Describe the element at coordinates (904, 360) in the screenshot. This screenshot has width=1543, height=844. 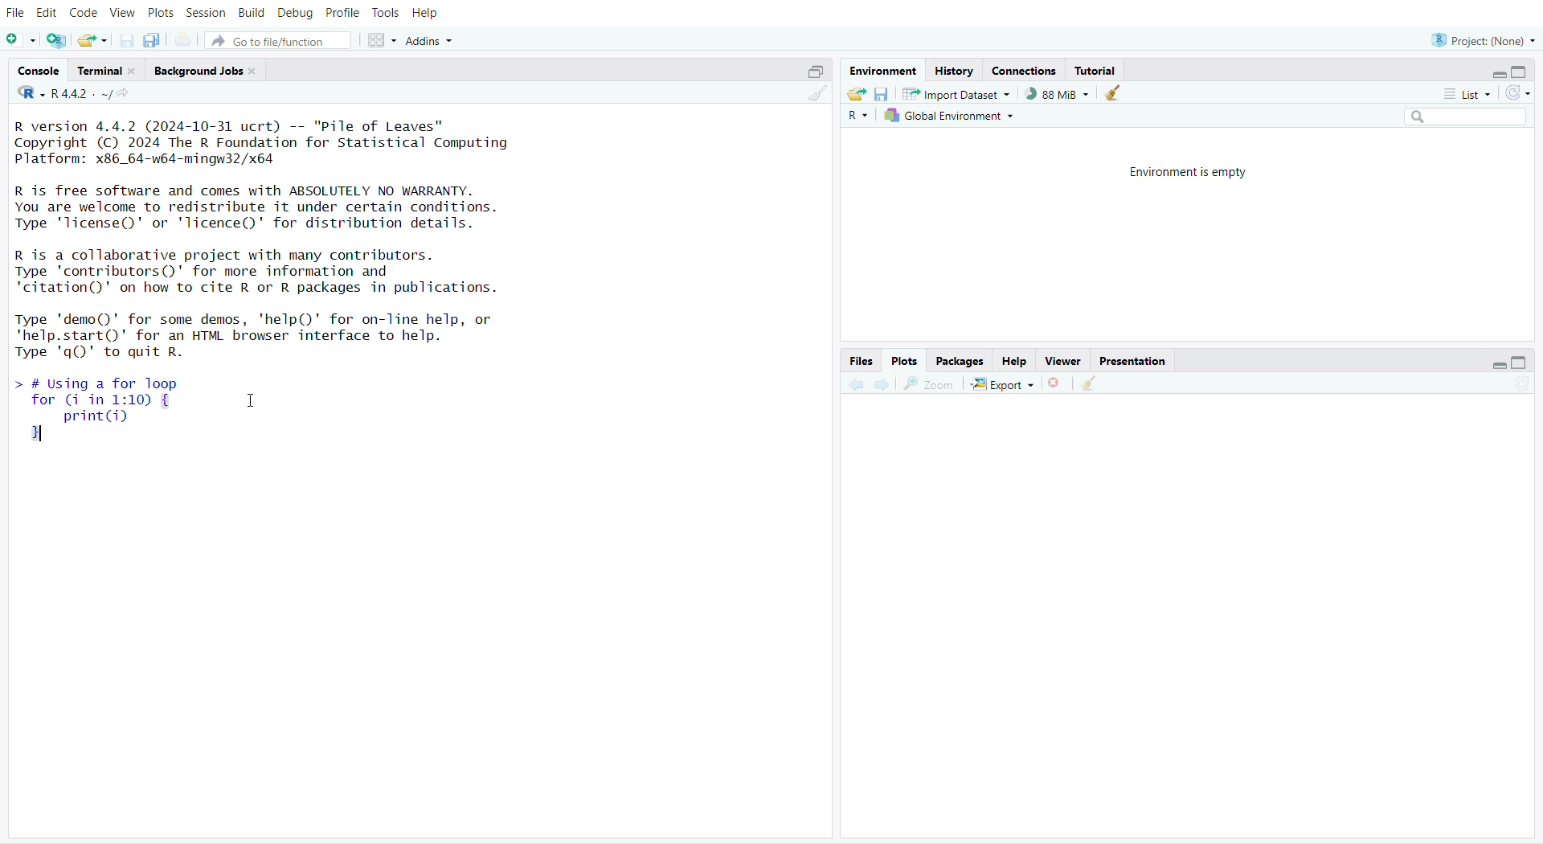
I see `plots` at that location.